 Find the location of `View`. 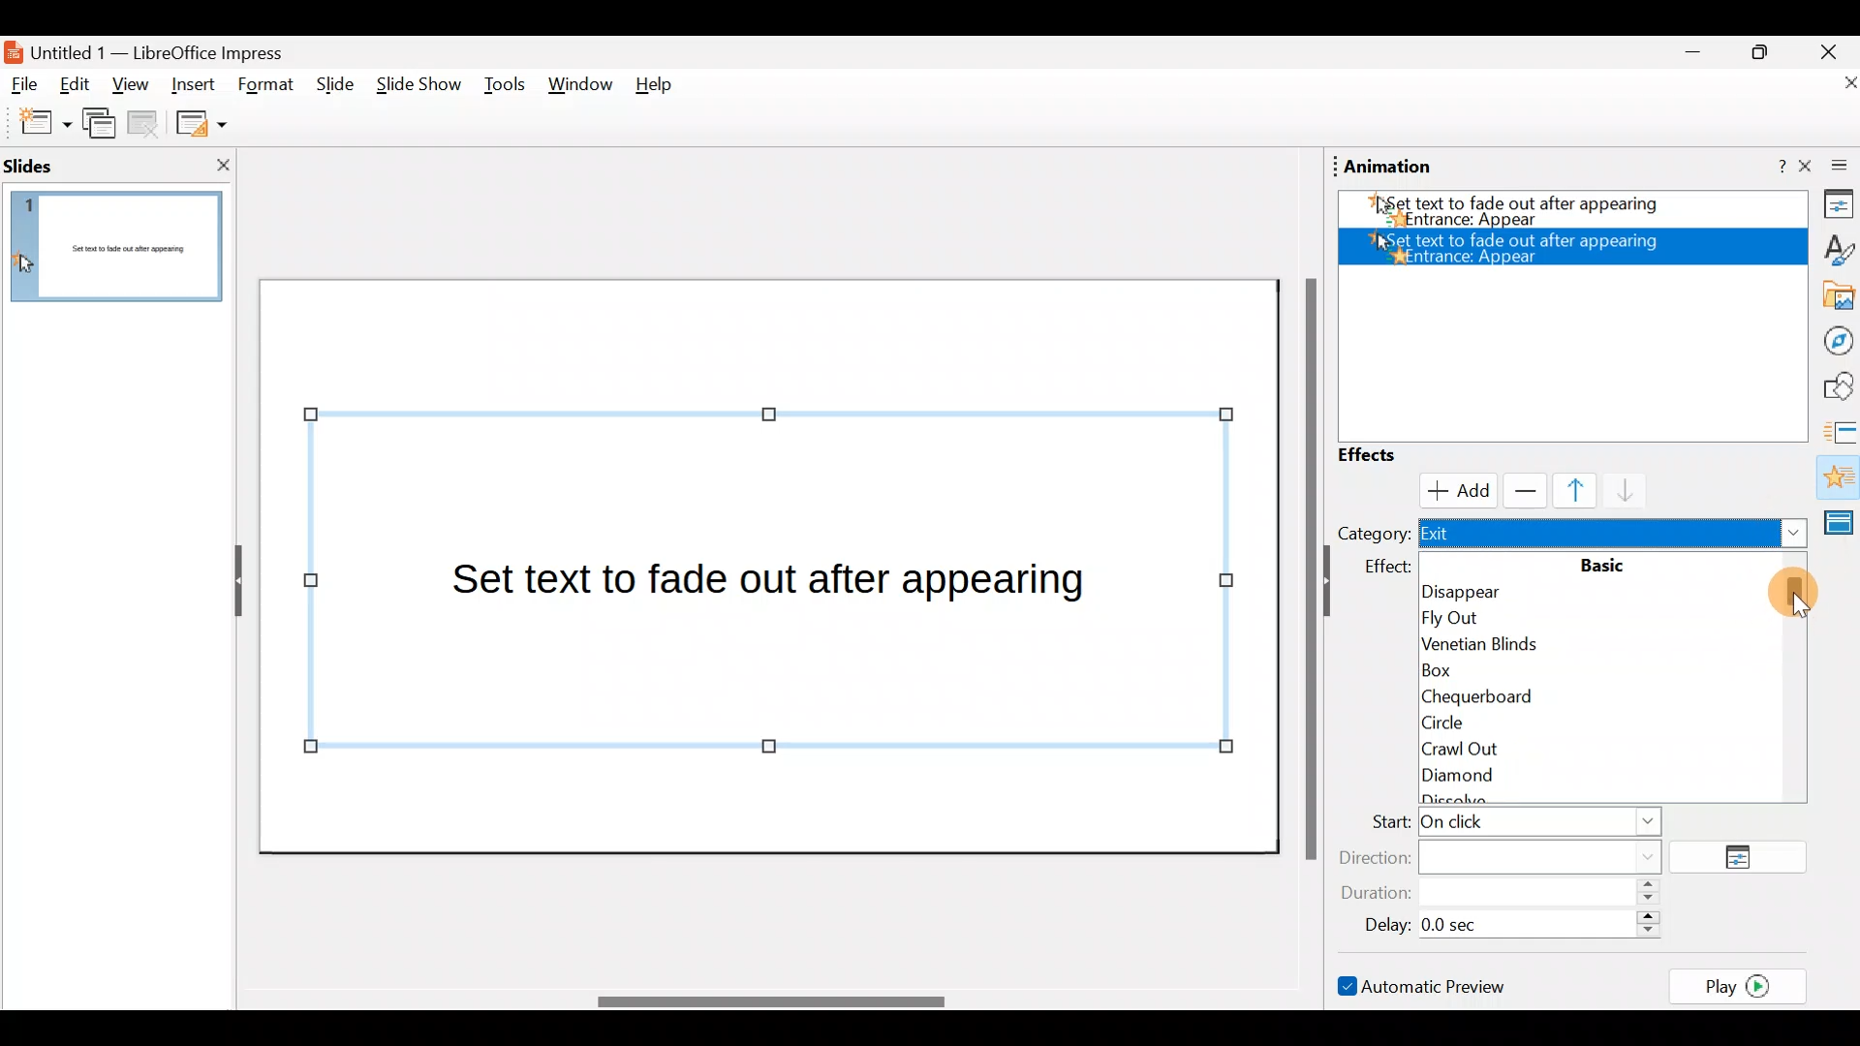

View is located at coordinates (130, 90).